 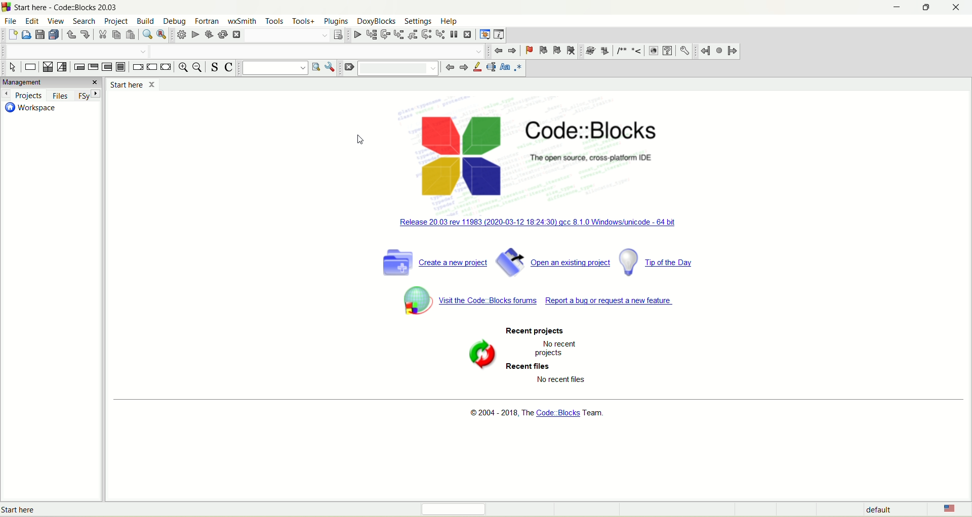 What do you see at coordinates (397, 34) in the screenshot?
I see `step into` at bounding box center [397, 34].